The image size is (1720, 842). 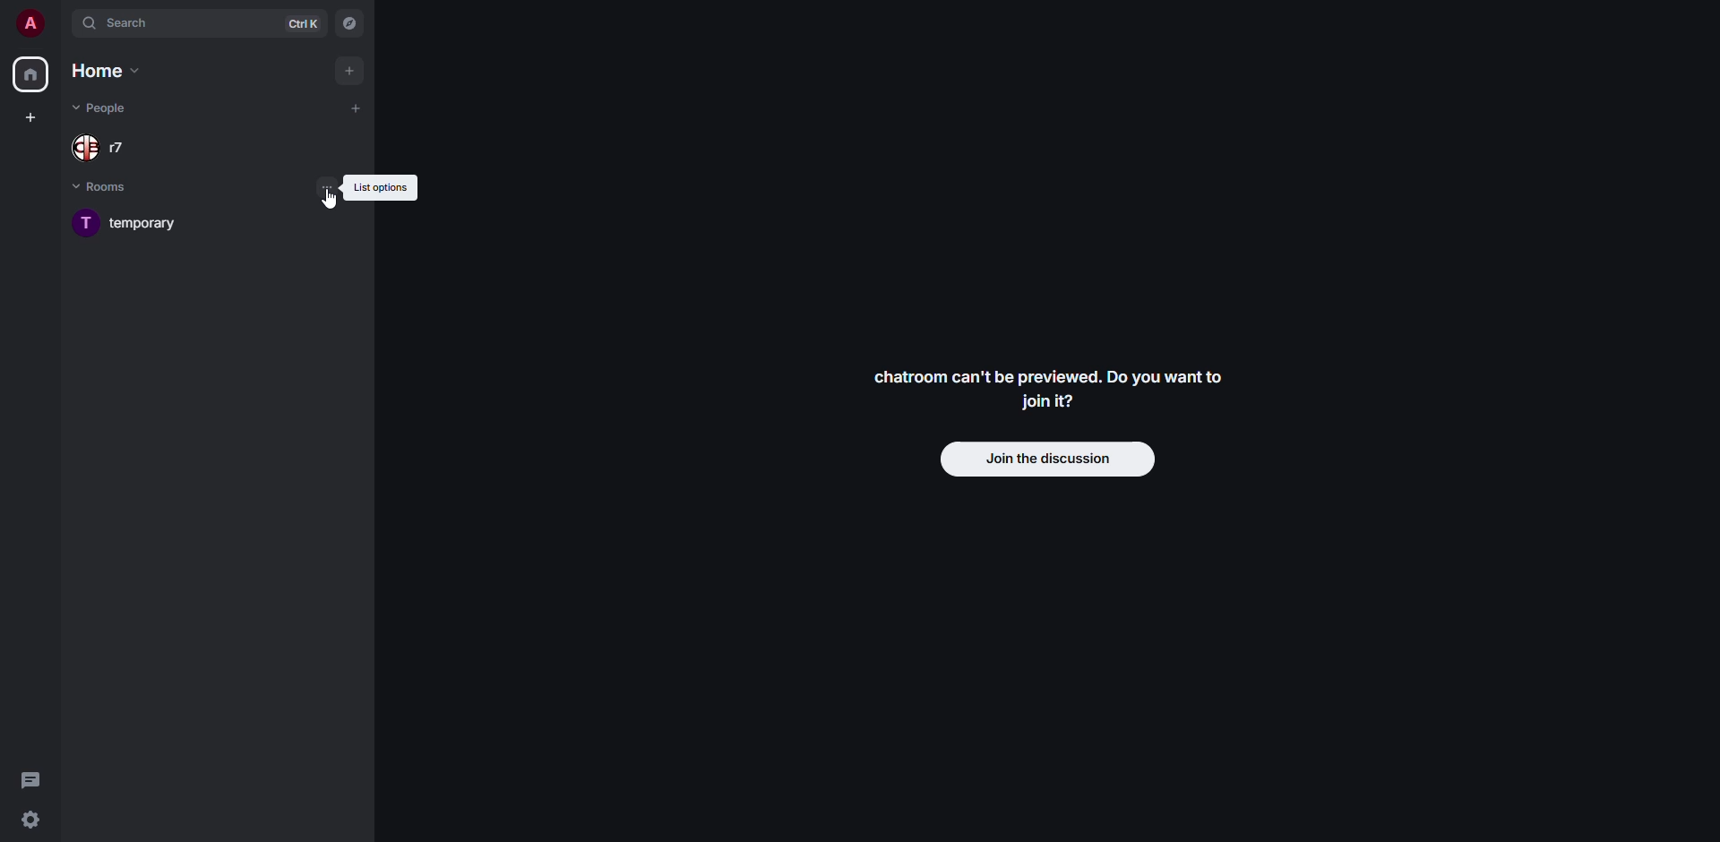 What do you see at coordinates (33, 778) in the screenshot?
I see `threads` at bounding box center [33, 778].